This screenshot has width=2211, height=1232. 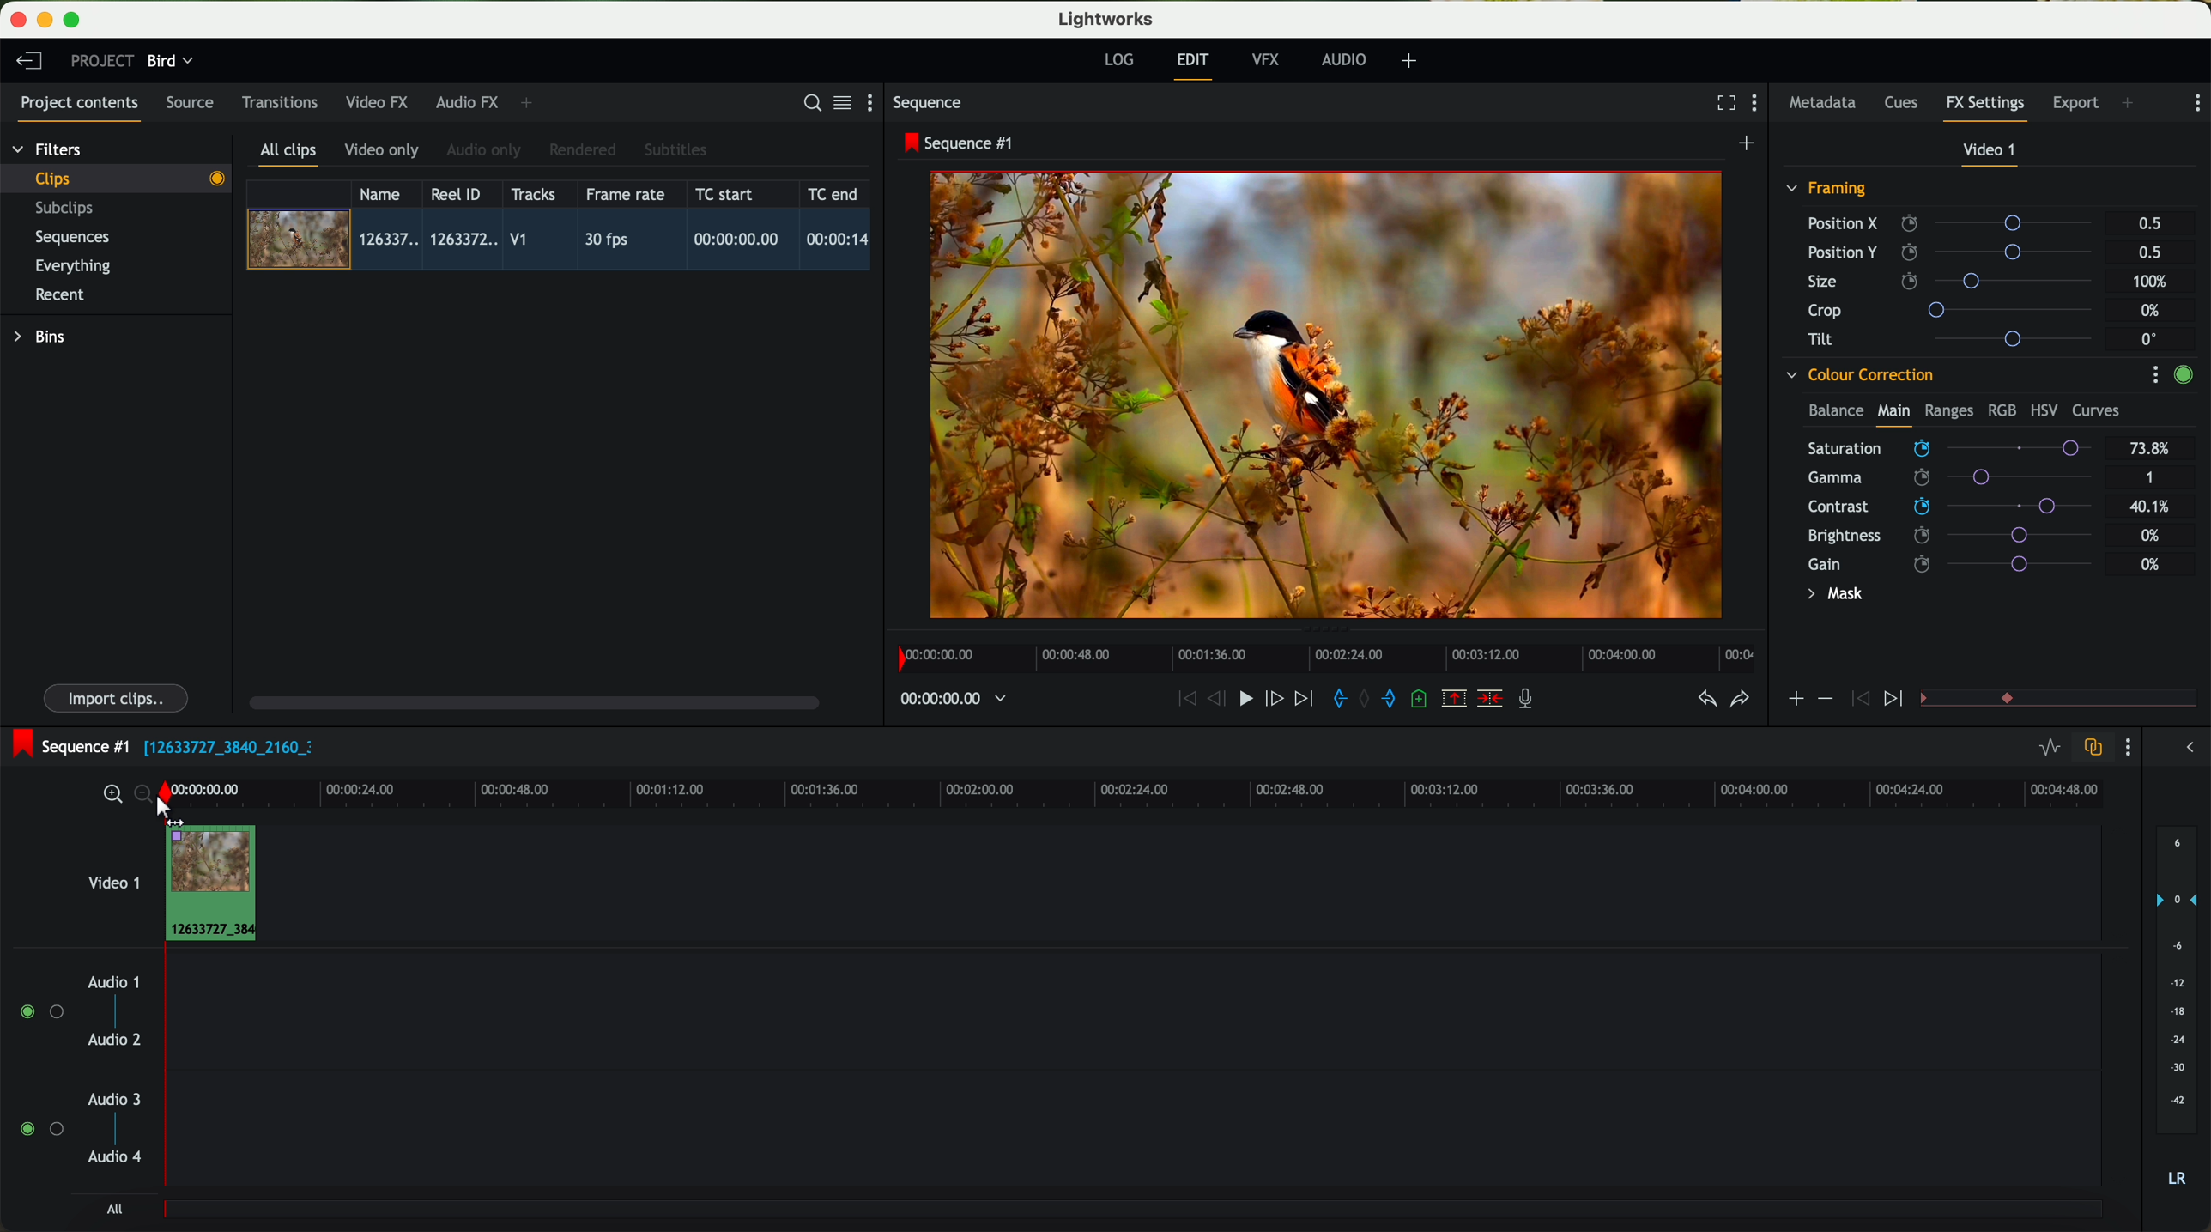 I want to click on add a cue at the current position, so click(x=1421, y=700).